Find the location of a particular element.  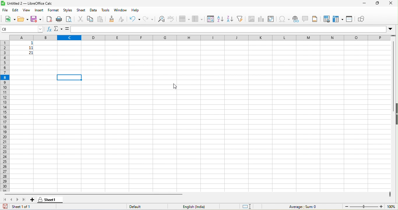

data is located at coordinates (93, 10).